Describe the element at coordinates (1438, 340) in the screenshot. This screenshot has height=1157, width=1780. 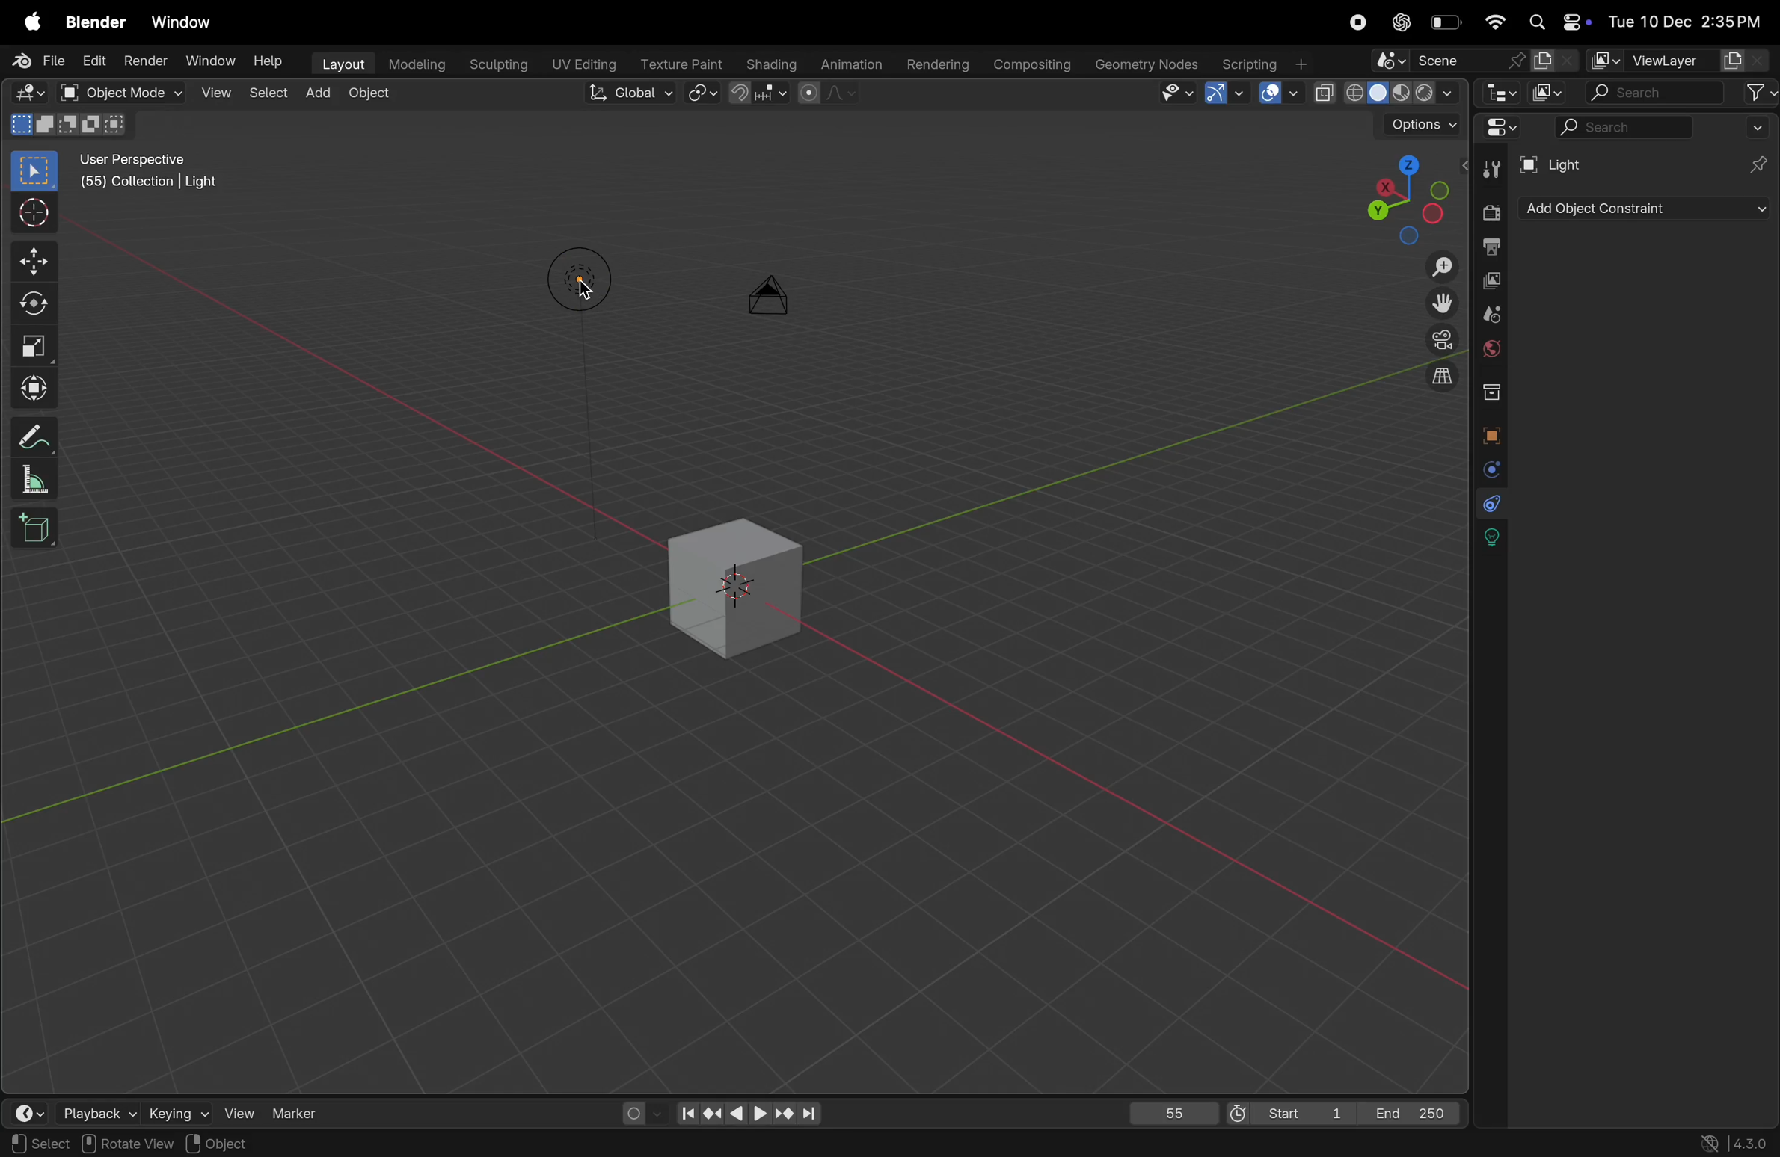
I see `camera` at that location.